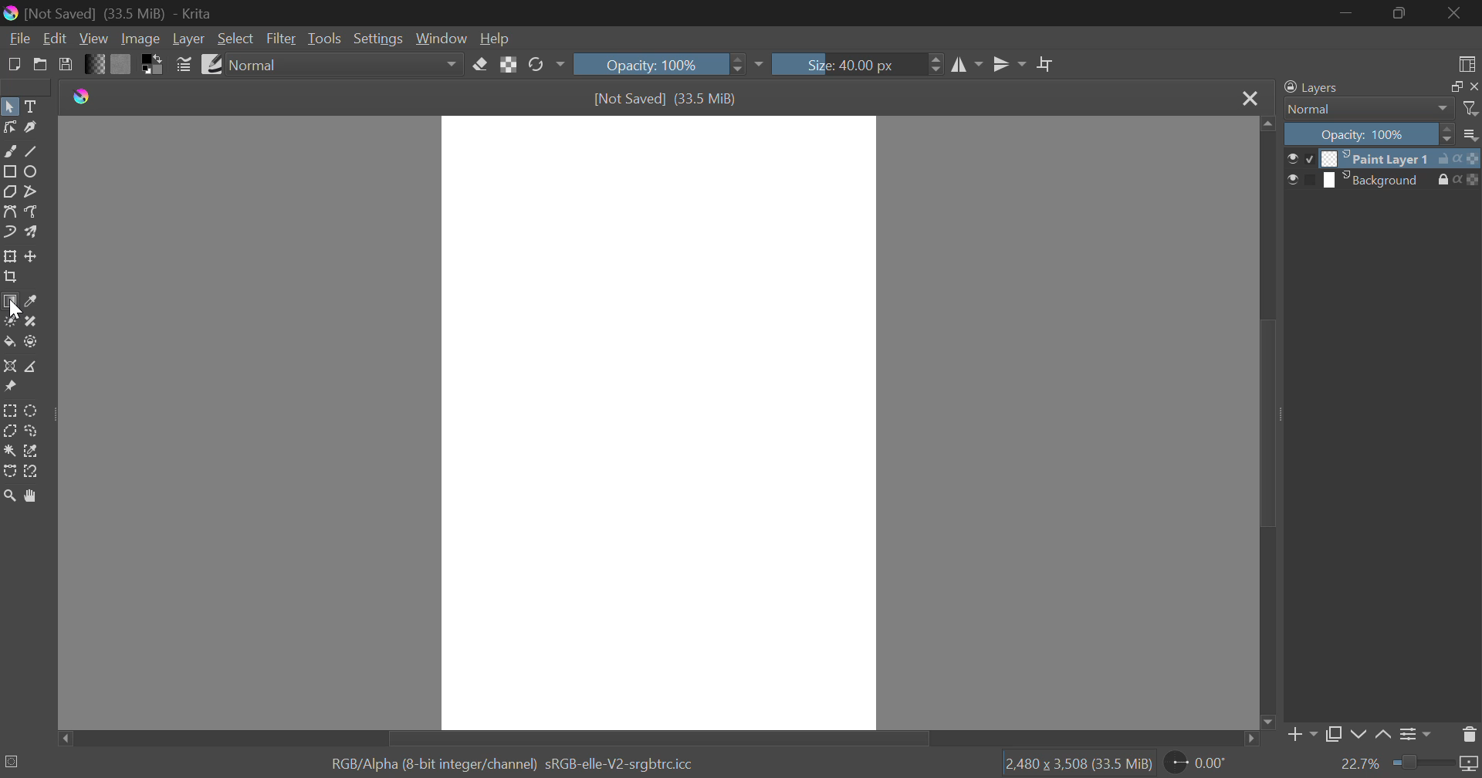 The image size is (1482, 778). Describe the element at coordinates (324, 39) in the screenshot. I see `Tools` at that location.